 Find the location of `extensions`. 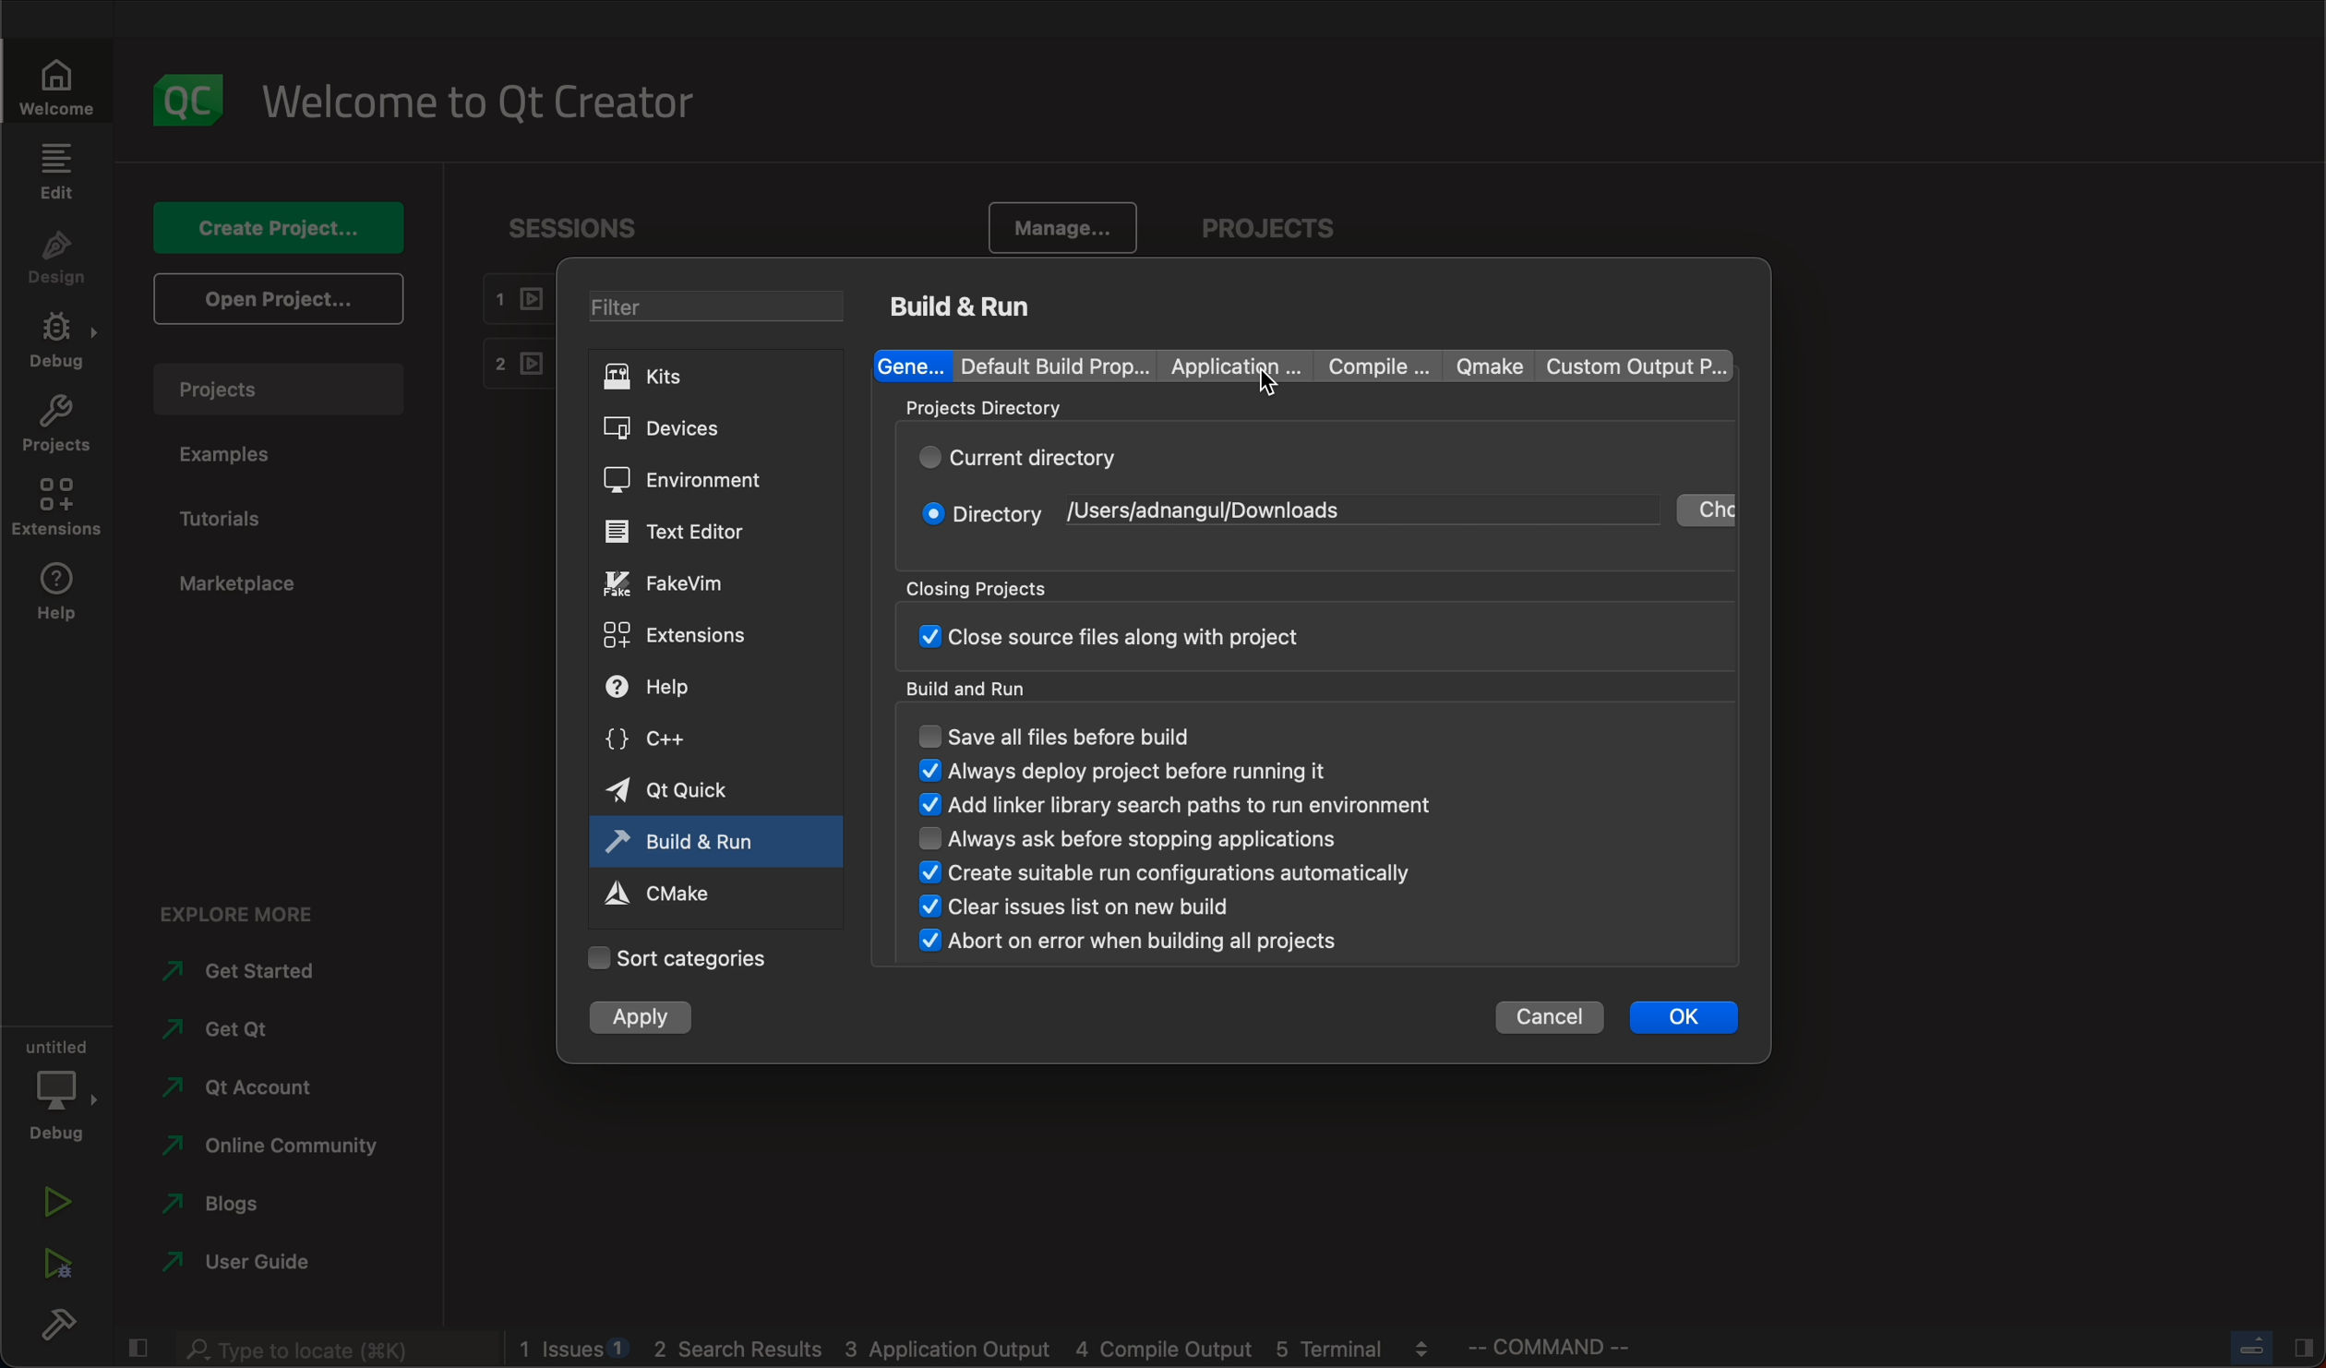

extensions is located at coordinates (54, 510).